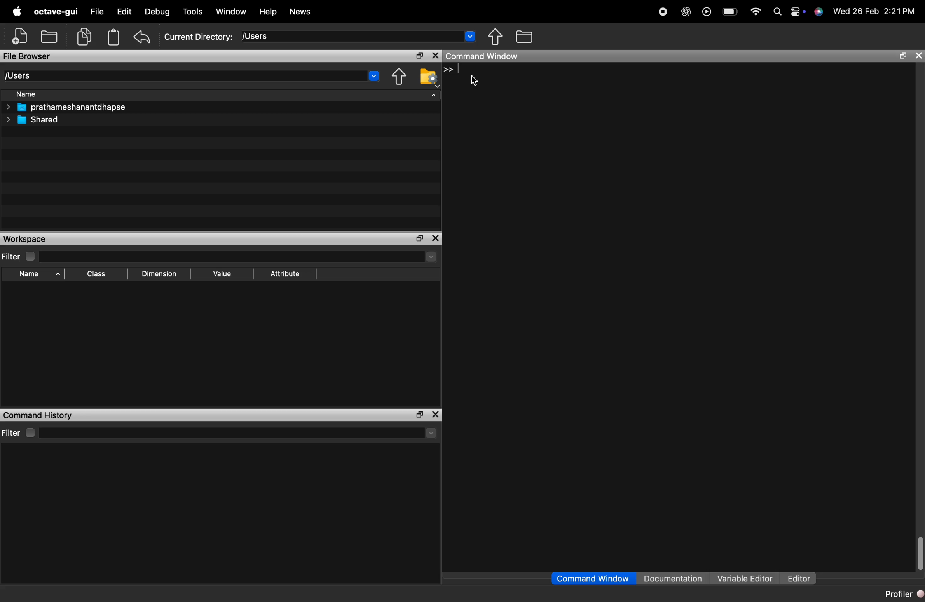 The width and height of the screenshot is (925, 602). I want to click on copy, so click(85, 39).